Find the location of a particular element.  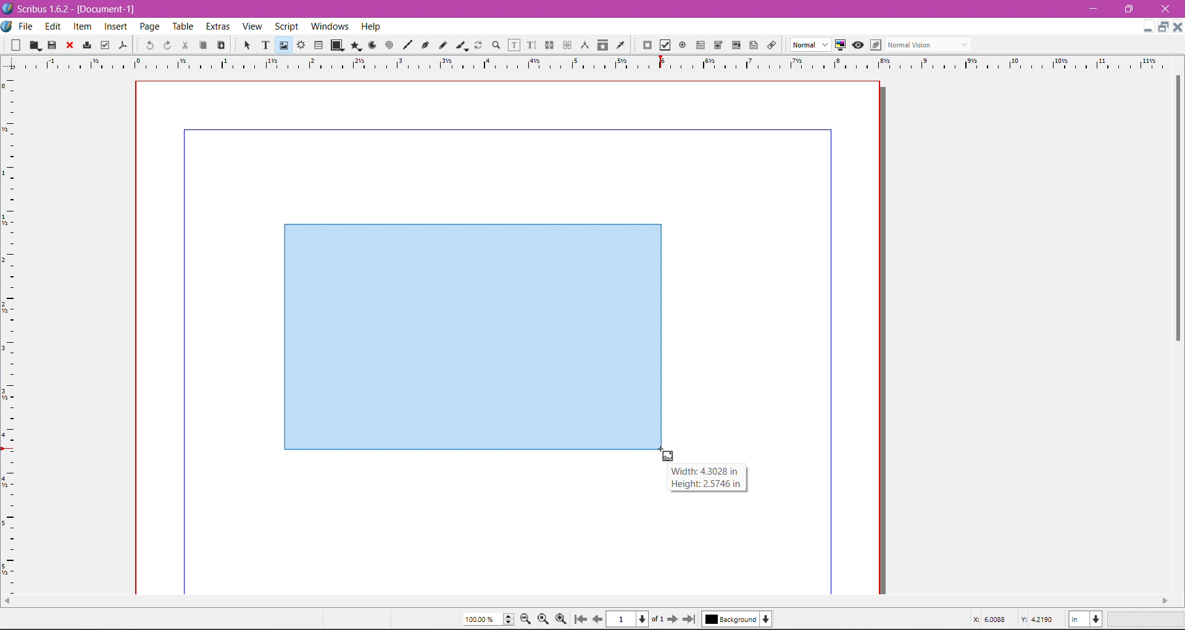

Select Item is located at coordinates (247, 45).